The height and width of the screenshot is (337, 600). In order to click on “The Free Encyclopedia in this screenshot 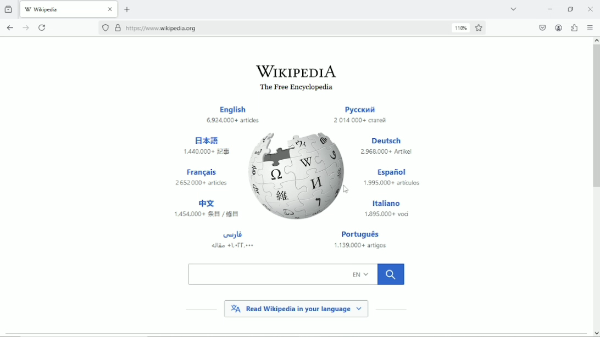, I will do `click(294, 88)`.